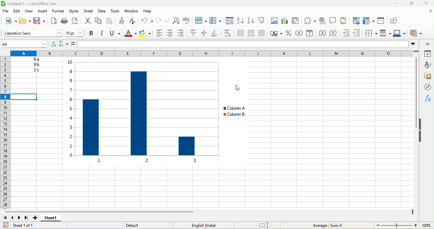 Image resolution: width=434 pixels, height=229 pixels. What do you see at coordinates (297, 22) in the screenshot?
I see `edit pivot table` at bounding box center [297, 22].